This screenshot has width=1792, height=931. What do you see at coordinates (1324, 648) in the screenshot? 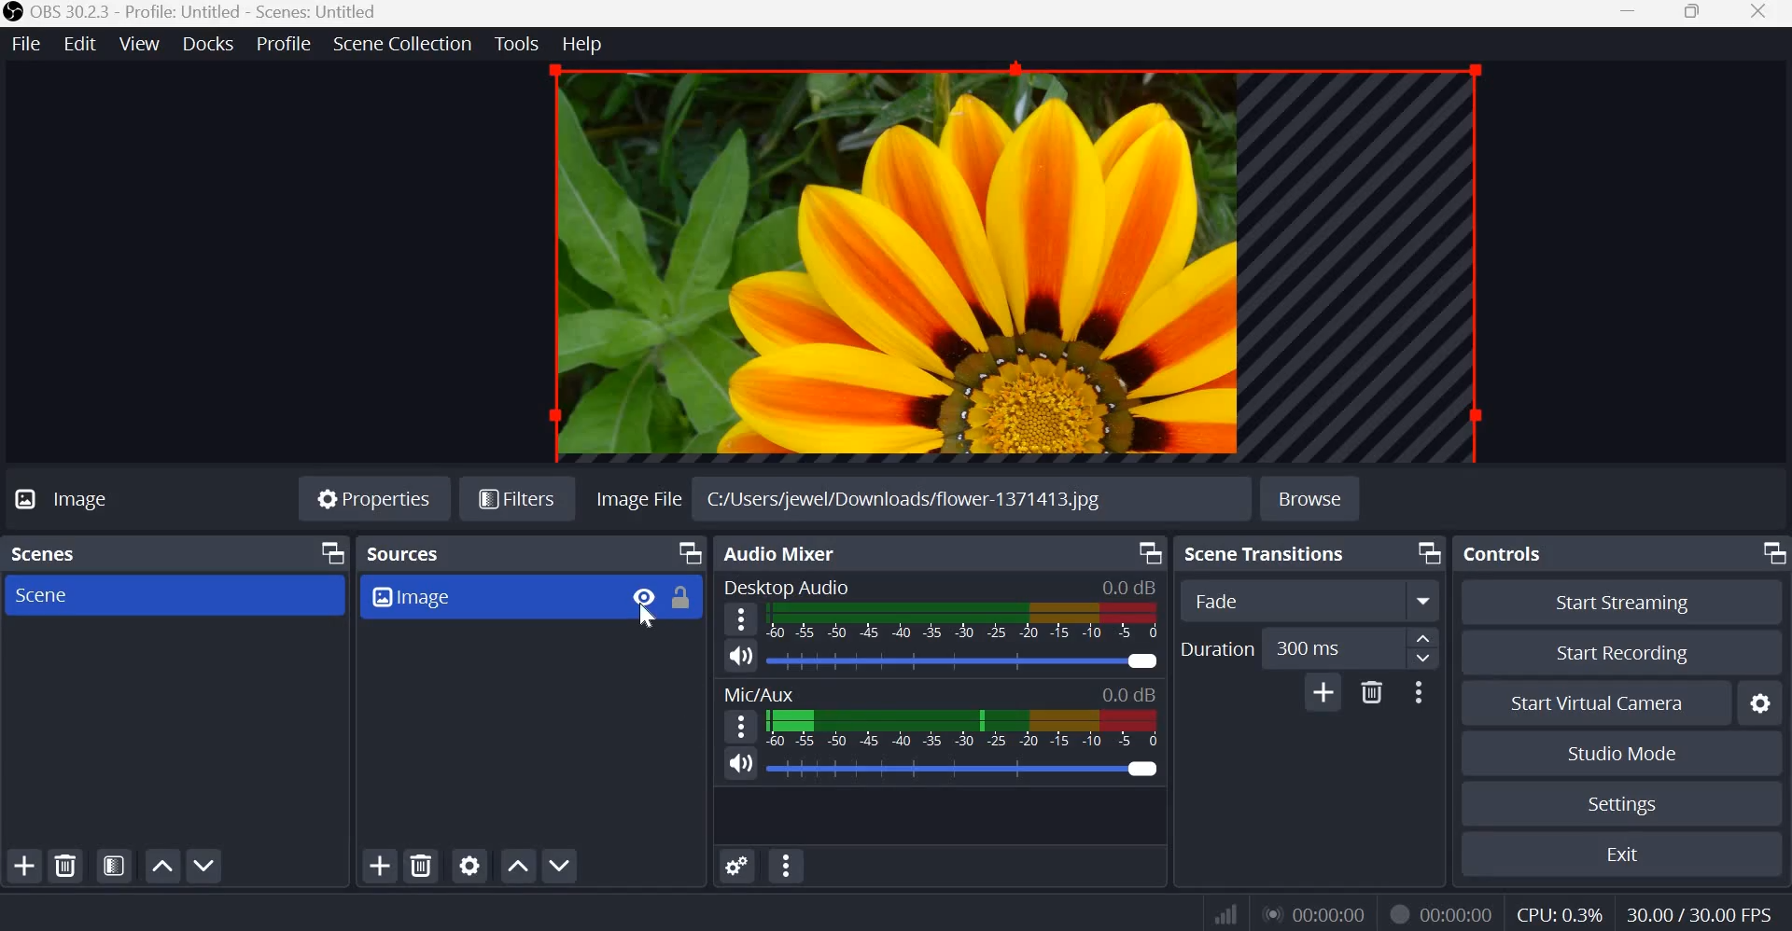
I see `edit duration` at bounding box center [1324, 648].